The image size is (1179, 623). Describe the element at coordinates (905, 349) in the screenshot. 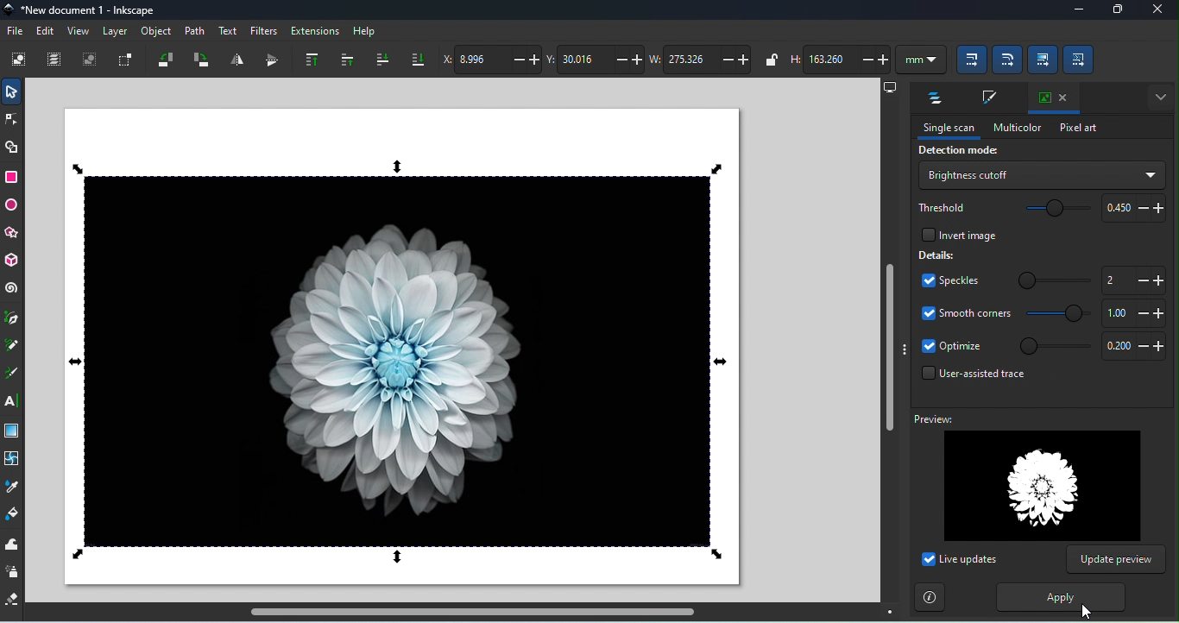

I see `toggle panel` at that location.